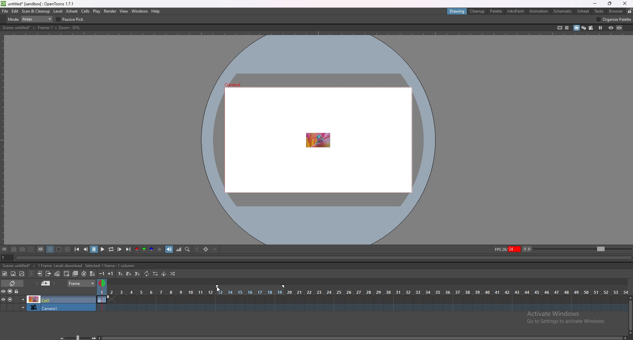  What do you see at coordinates (610, 4) in the screenshot?
I see `resize` at bounding box center [610, 4].